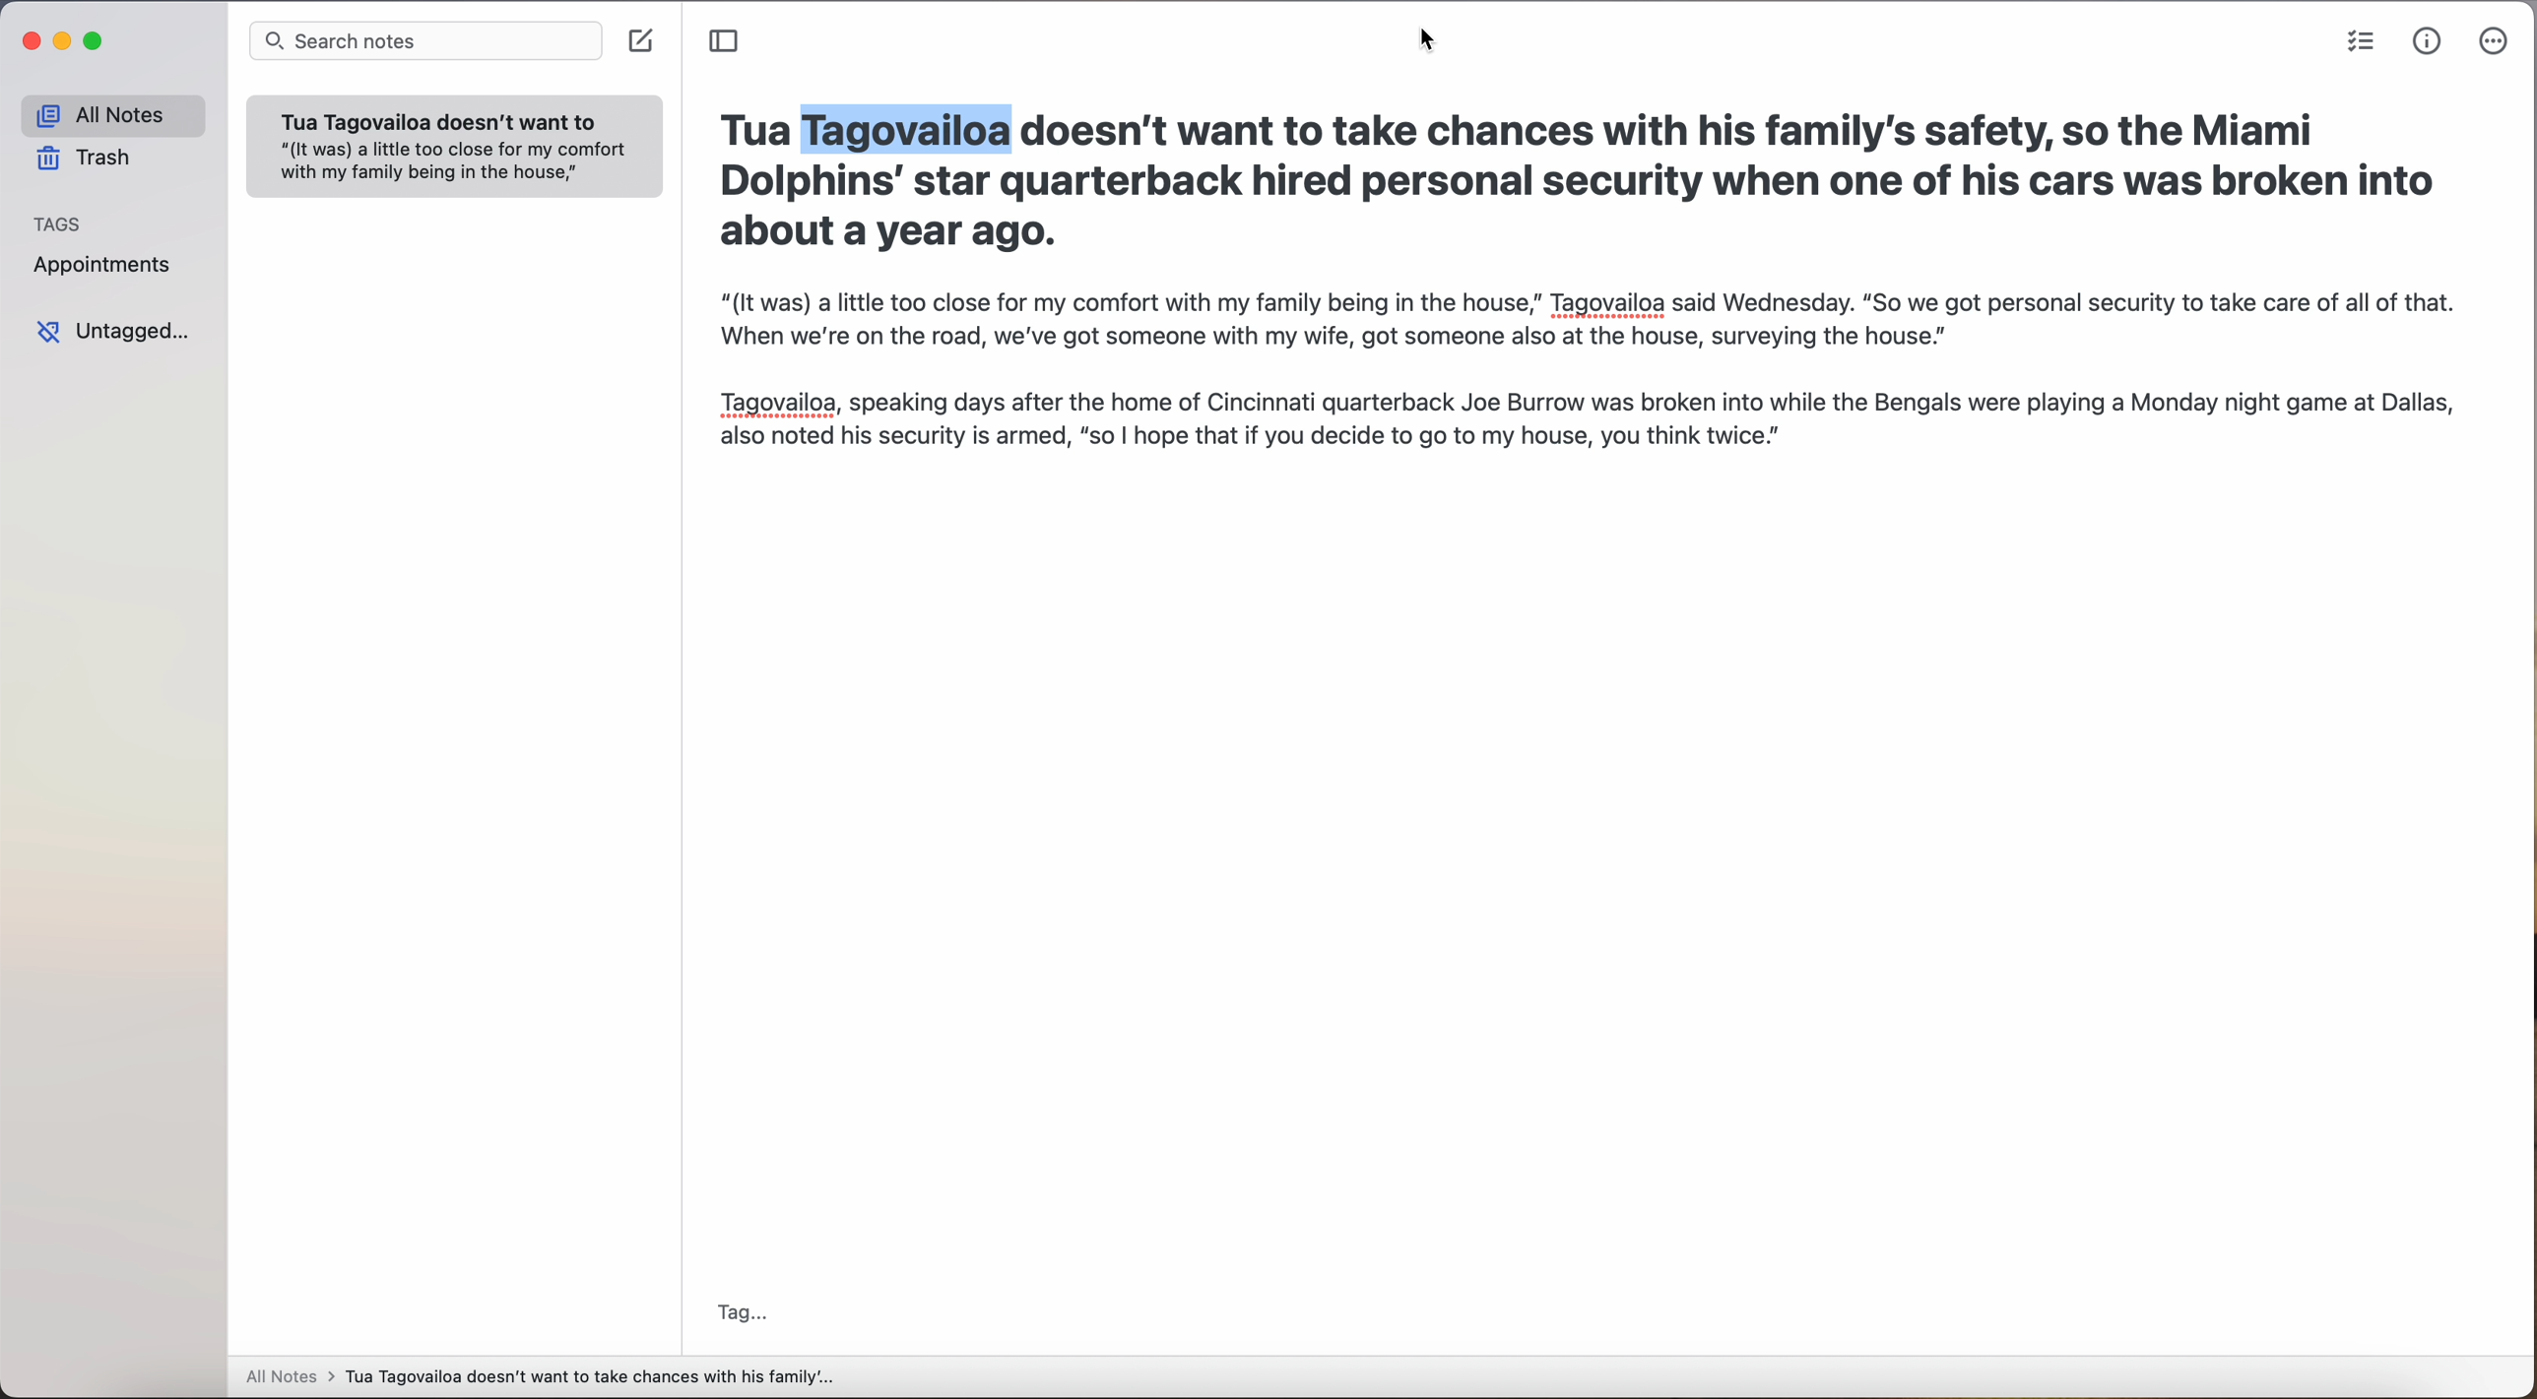 The height and width of the screenshot is (1399, 2537). What do you see at coordinates (747, 1309) in the screenshot?
I see `tag` at bounding box center [747, 1309].